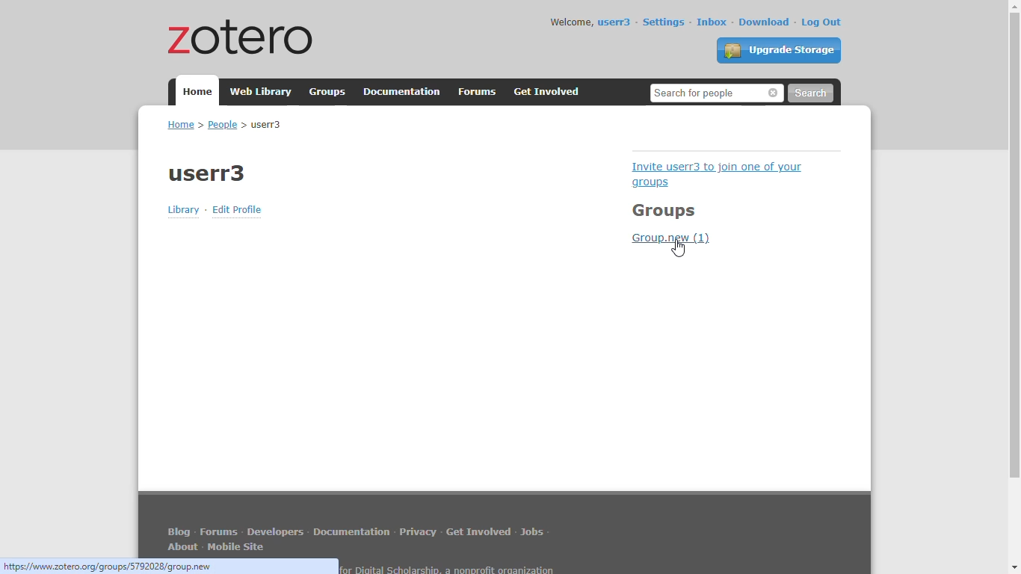 Image resolution: width=1021 pixels, height=574 pixels. What do you see at coordinates (238, 547) in the screenshot?
I see `mobile site` at bounding box center [238, 547].